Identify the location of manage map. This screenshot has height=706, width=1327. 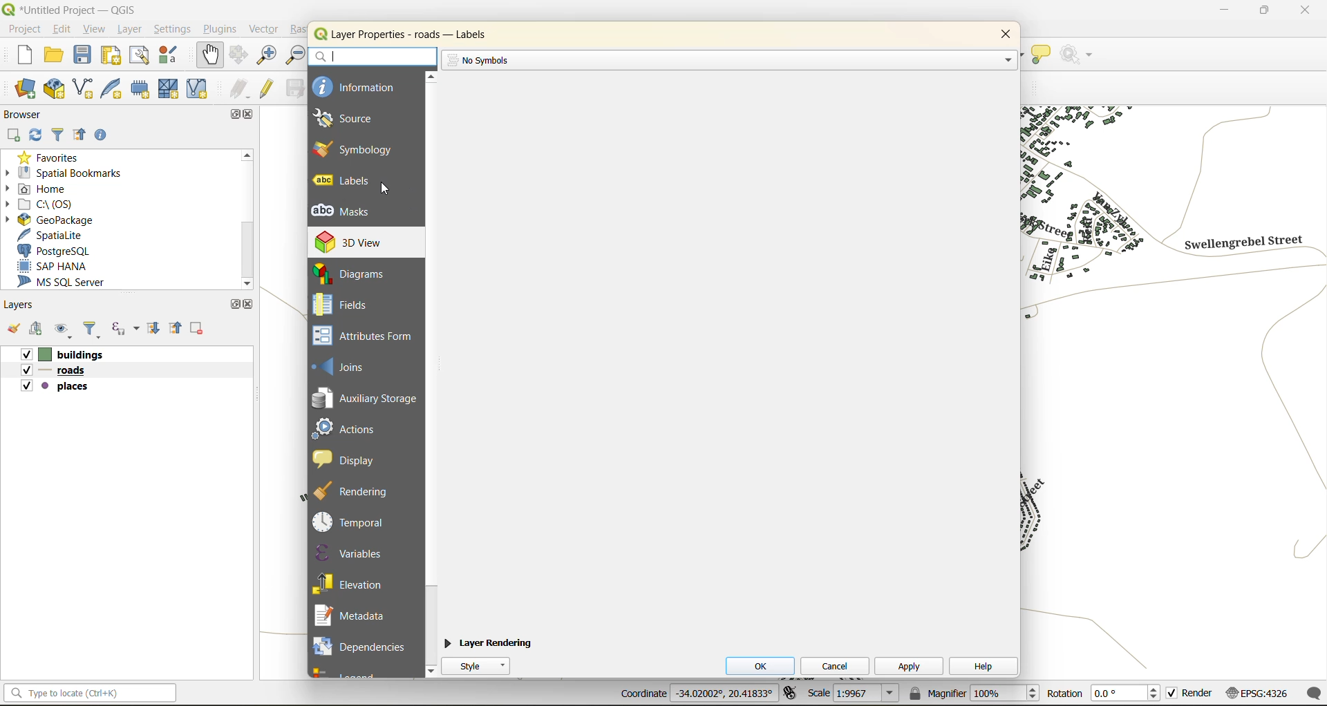
(65, 330).